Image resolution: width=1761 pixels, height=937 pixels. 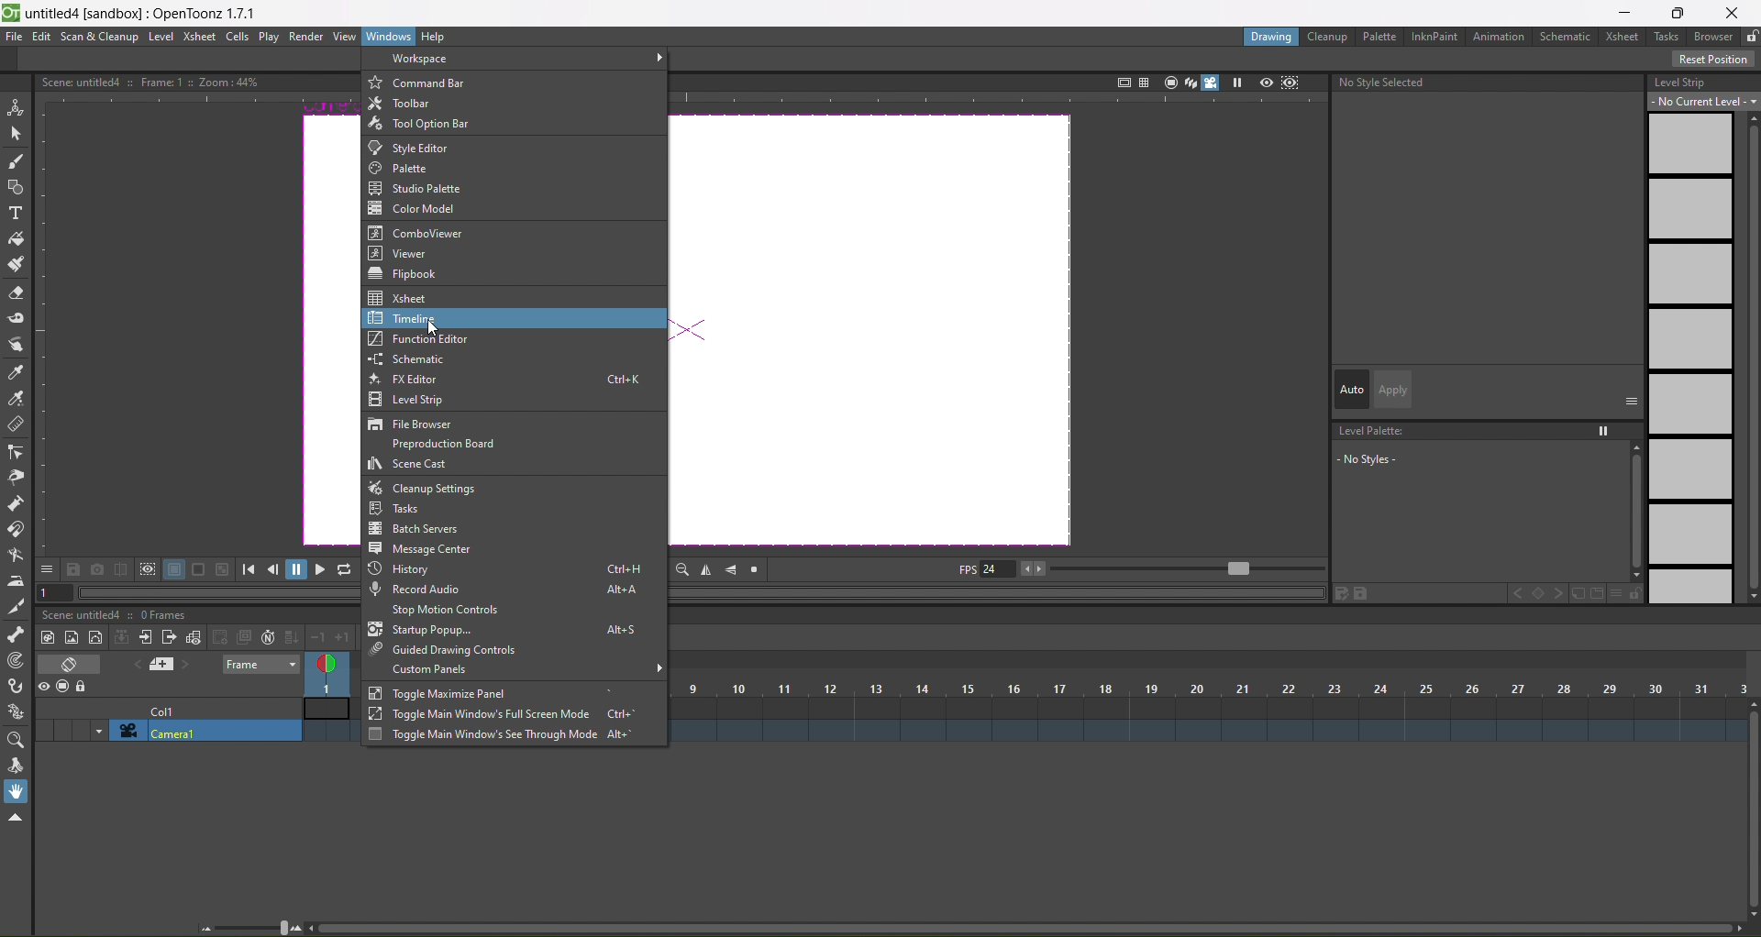 What do you see at coordinates (17, 317) in the screenshot?
I see `tape tool` at bounding box center [17, 317].